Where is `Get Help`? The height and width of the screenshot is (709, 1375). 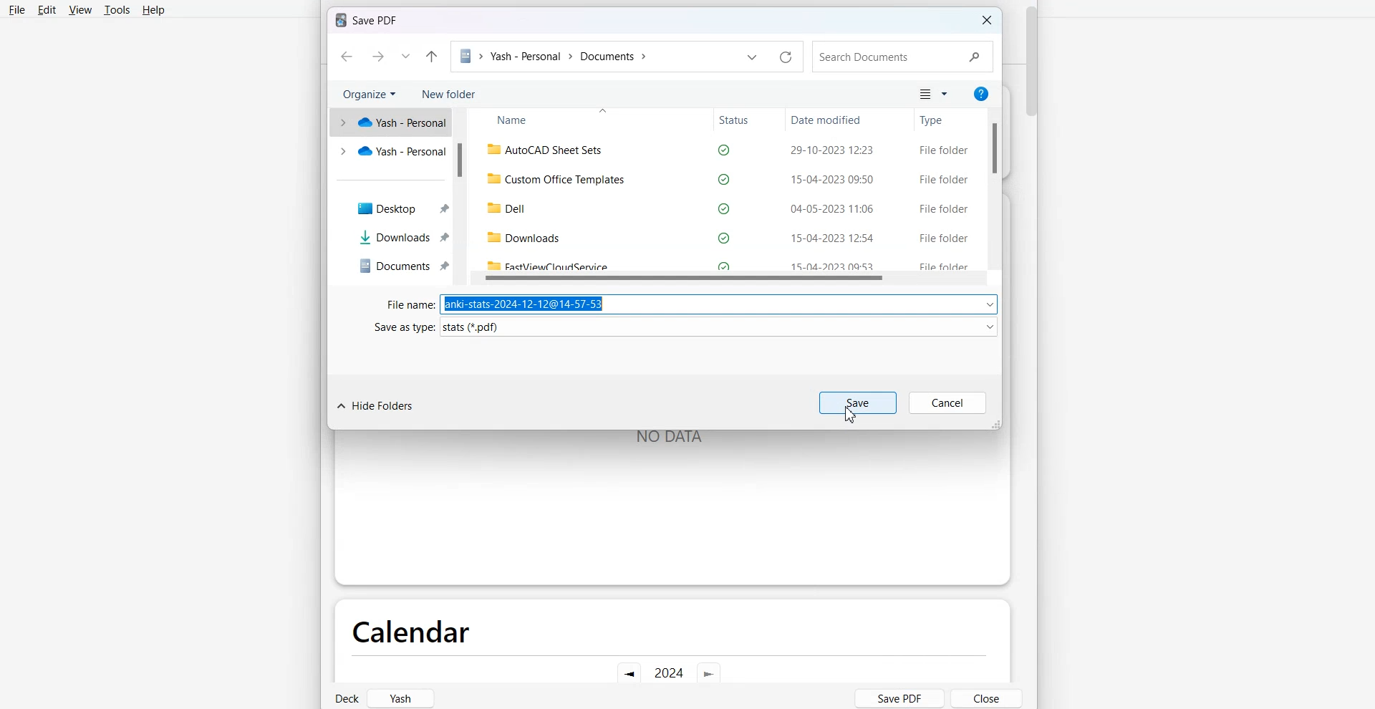
Get Help is located at coordinates (983, 93).